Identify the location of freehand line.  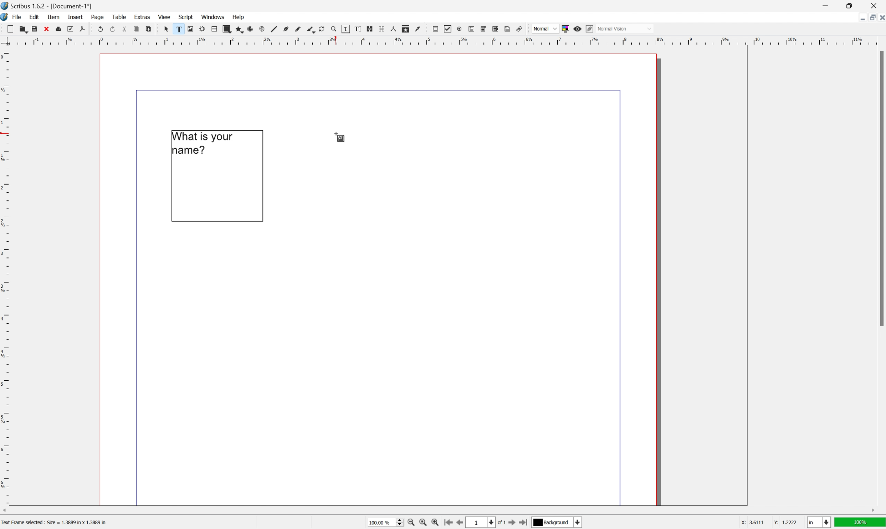
(298, 29).